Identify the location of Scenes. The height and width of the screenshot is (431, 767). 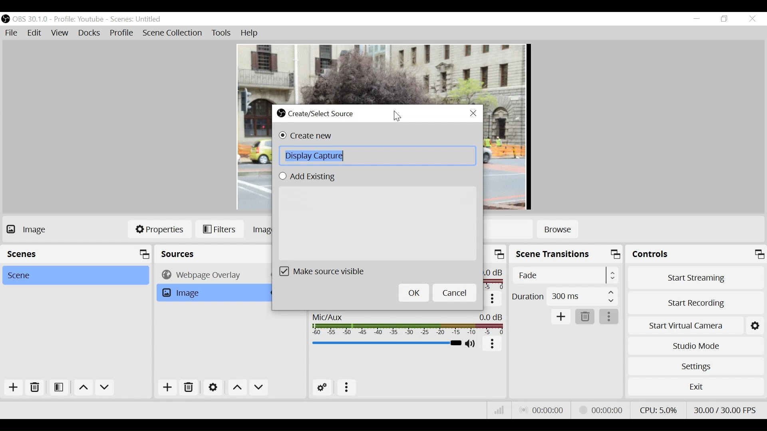
(136, 20).